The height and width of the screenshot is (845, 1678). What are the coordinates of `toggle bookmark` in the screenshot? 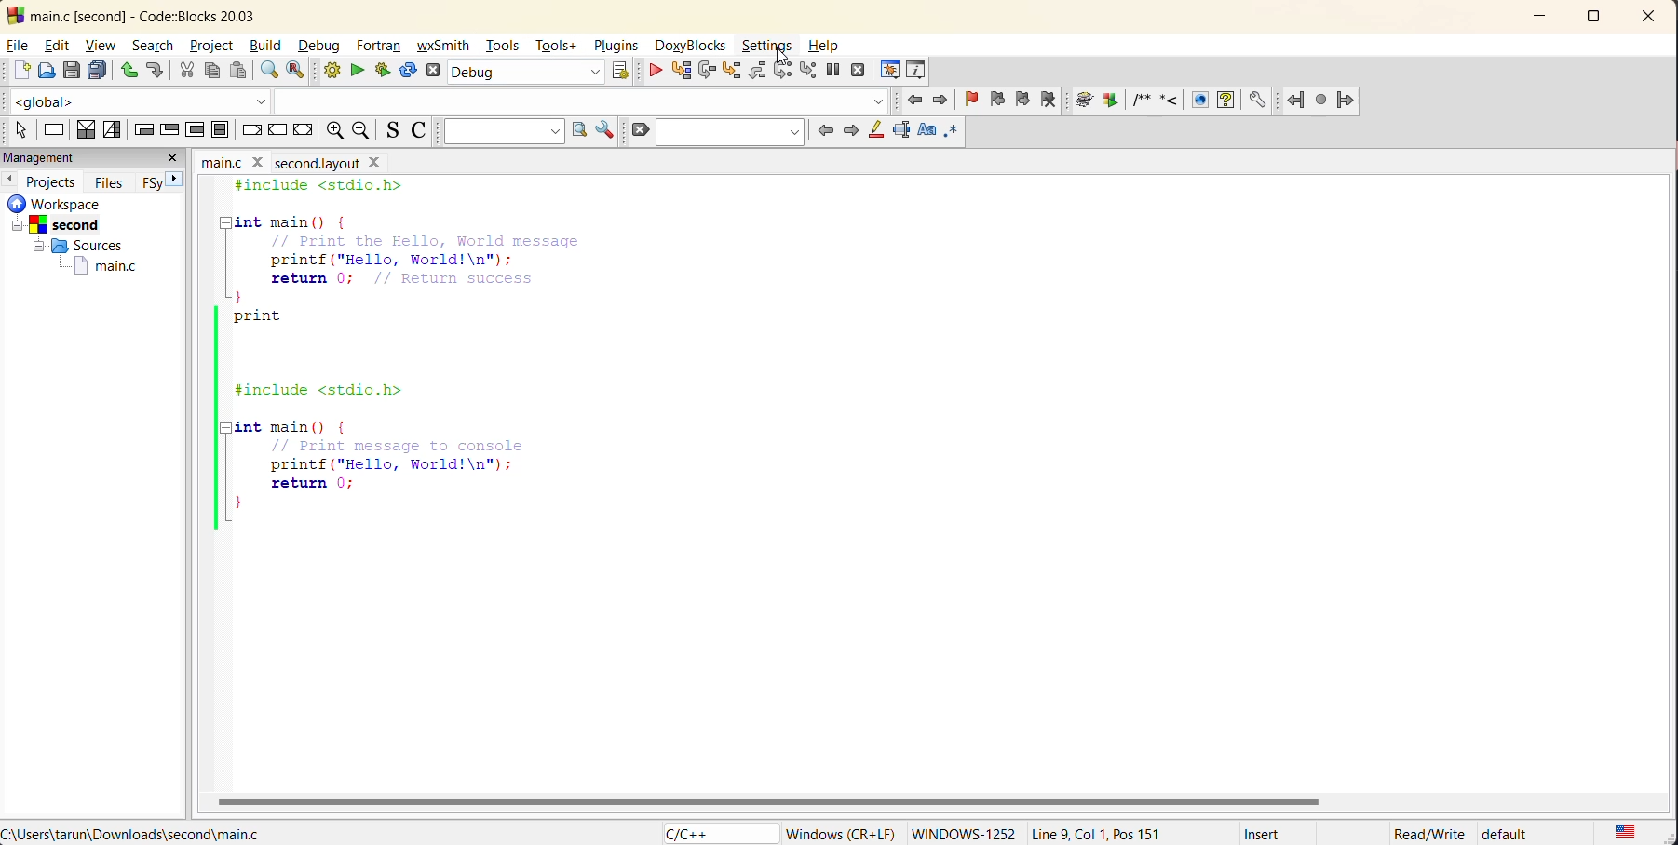 It's located at (973, 101).